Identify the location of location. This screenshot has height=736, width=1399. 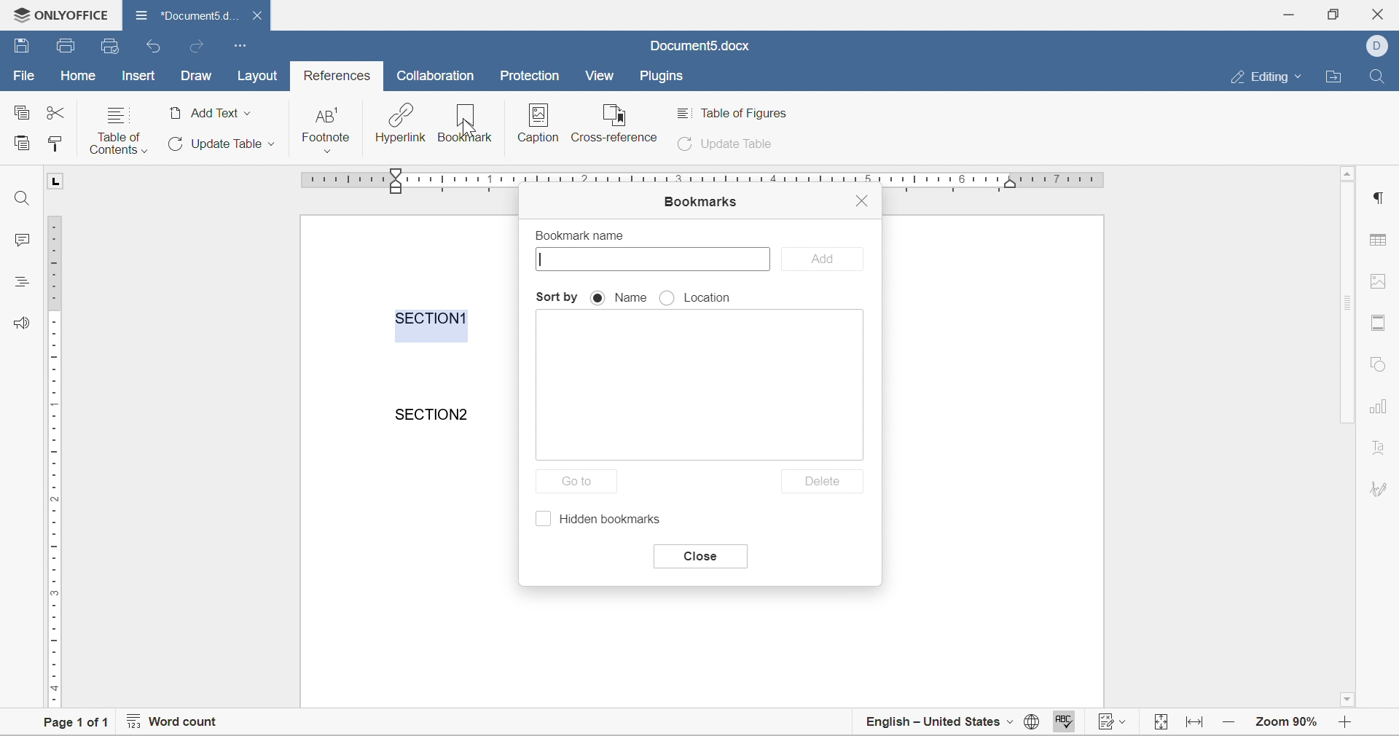
(711, 299).